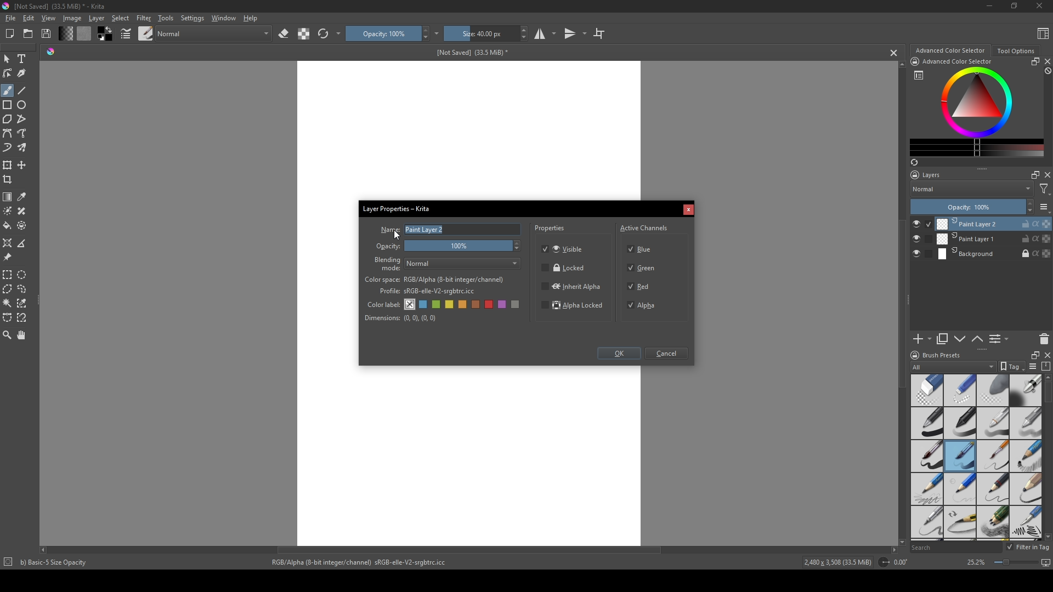  I want to click on polyline, so click(23, 119).